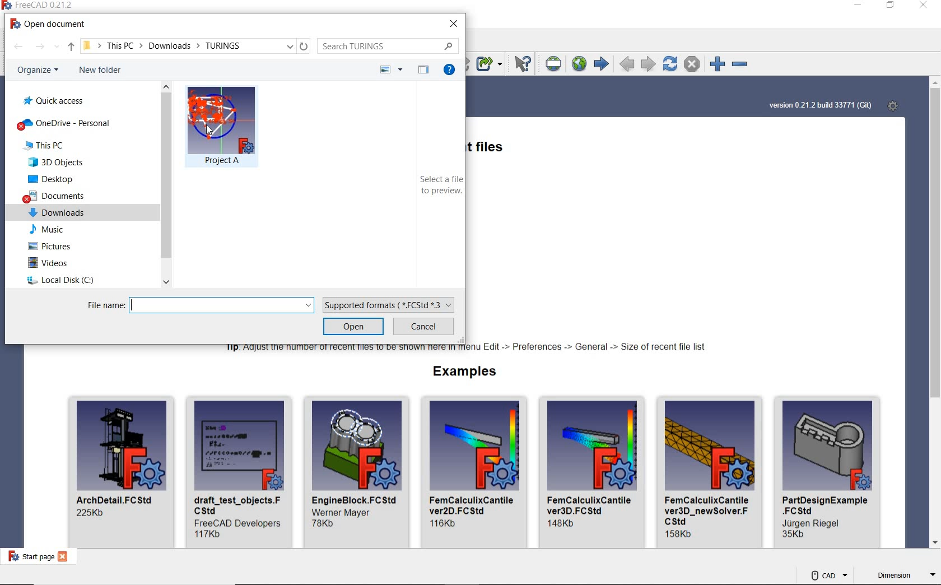  Describe the element at coordinates (692, 64) in the screenshot. I see `STOP LOADING` at that location.